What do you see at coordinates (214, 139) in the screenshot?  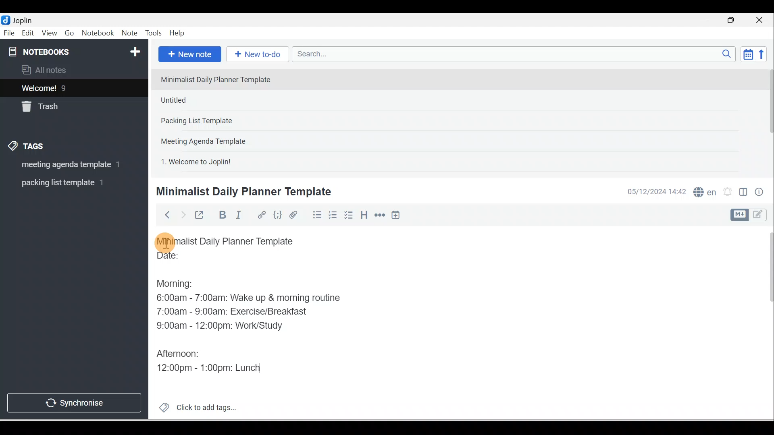 I see `Note 4` at bounding box center [214, 139].